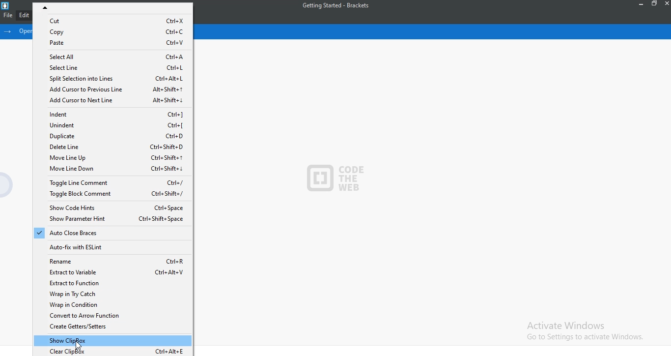 The image size is (671, 356). Describe the element at coordinates (112, 78) in the screenshot. I see `Split selection into lines` at that location.